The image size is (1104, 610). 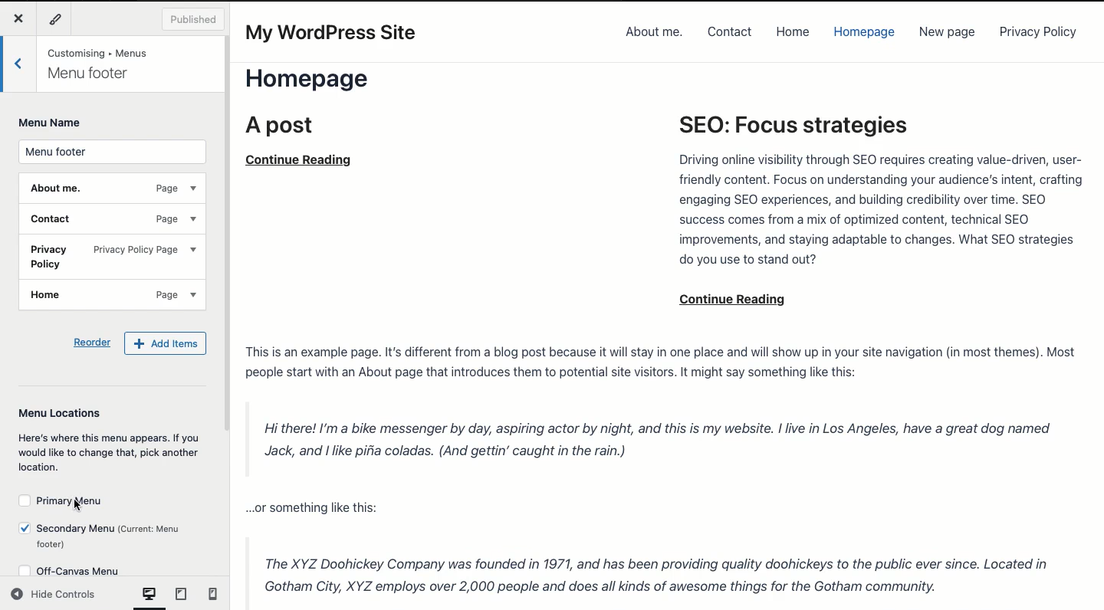 I want to click on You are customizing , so click(x=107, y=63).